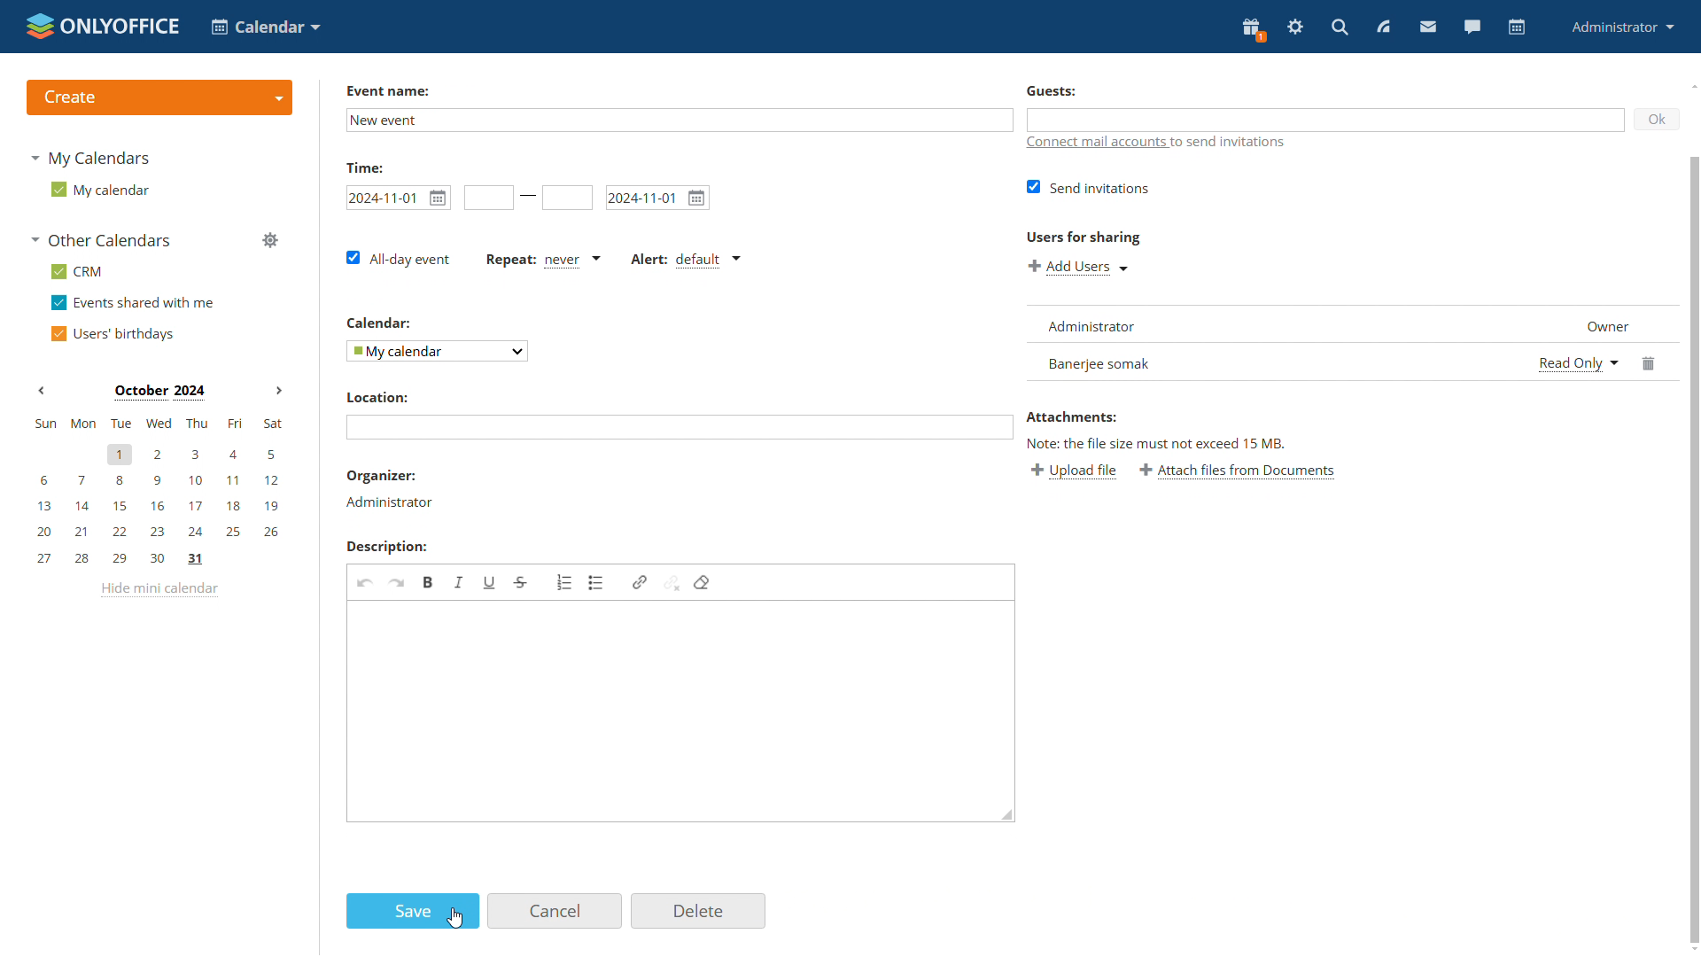  What do you see at coordinates (698, 912) in the screenshot?
I see `delete` at bounding box center [698, 912].